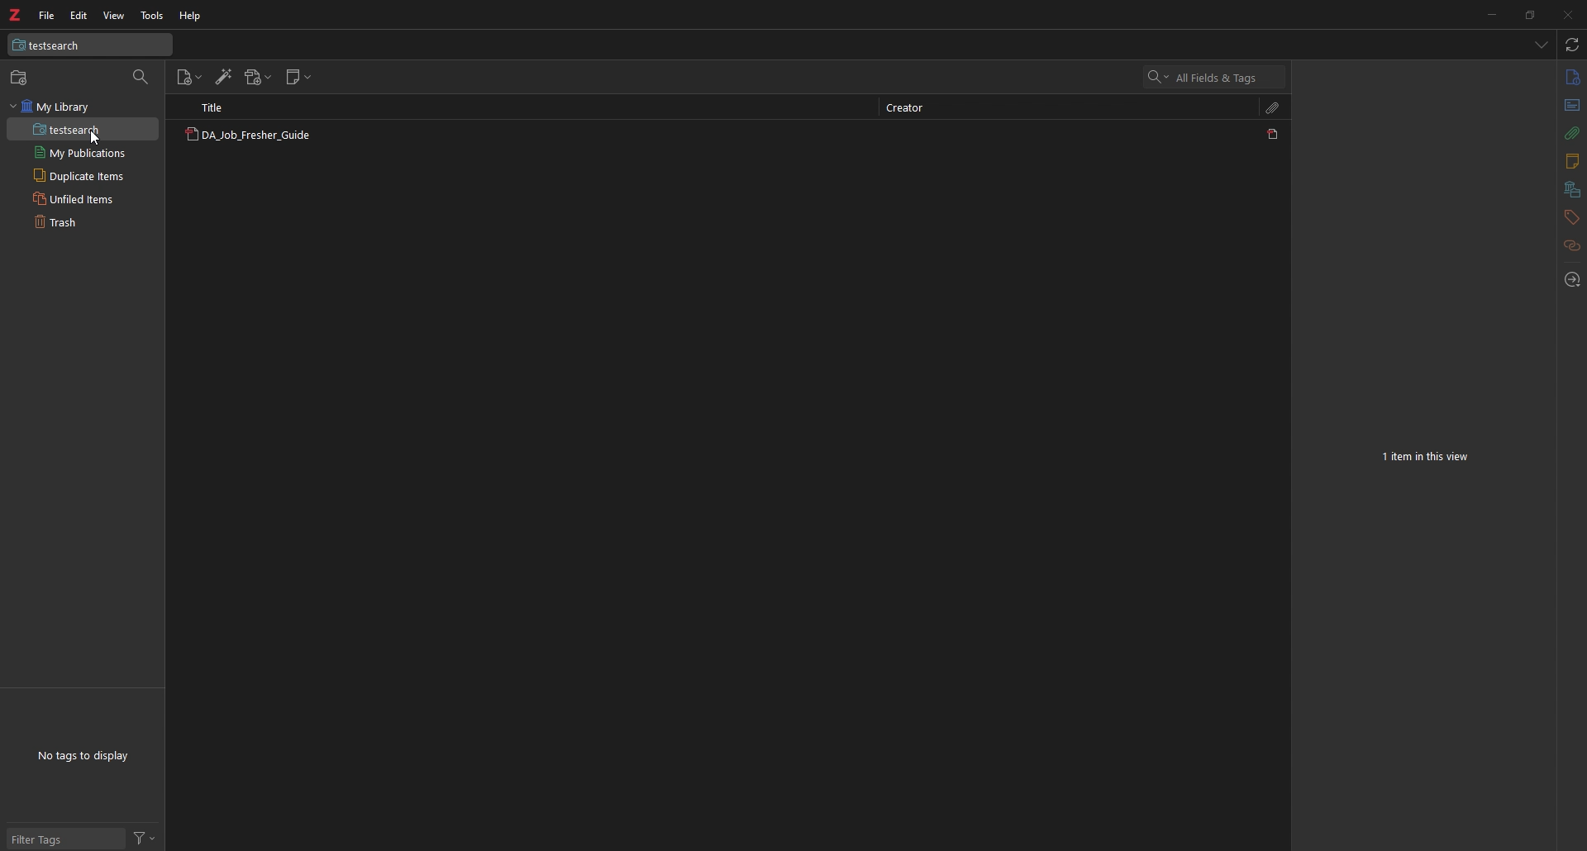  I want to click on collection and libraries, so click(1572, 190).